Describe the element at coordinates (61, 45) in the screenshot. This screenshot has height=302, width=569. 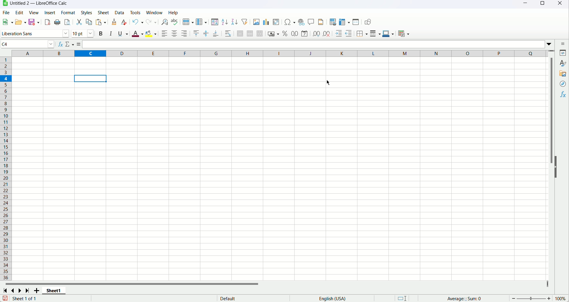
I see `Function wizard` at that location.